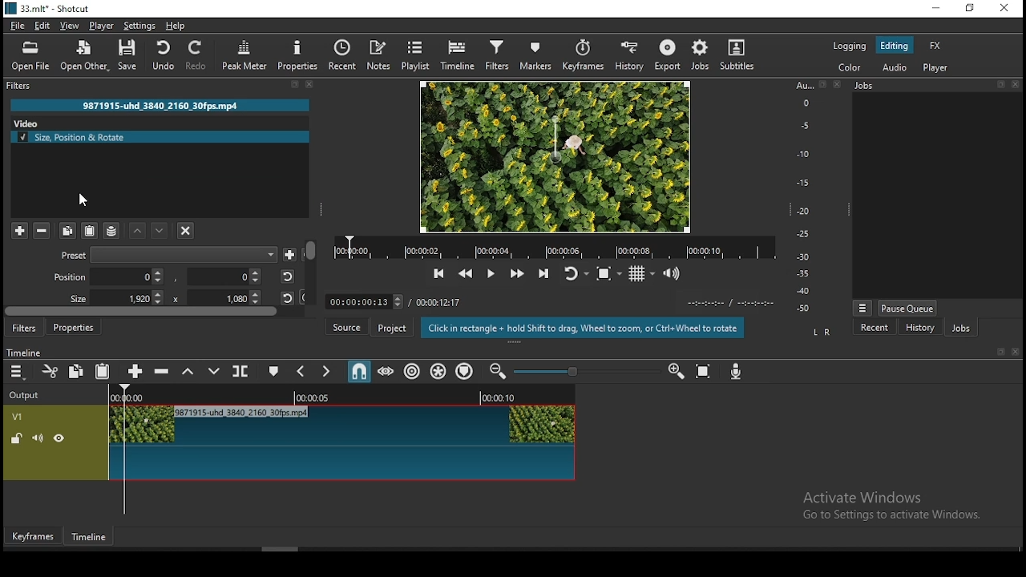  What do you see at coordinates (345, 54) in the screenshot?
I see `recent` at bounding box center [345, 54].